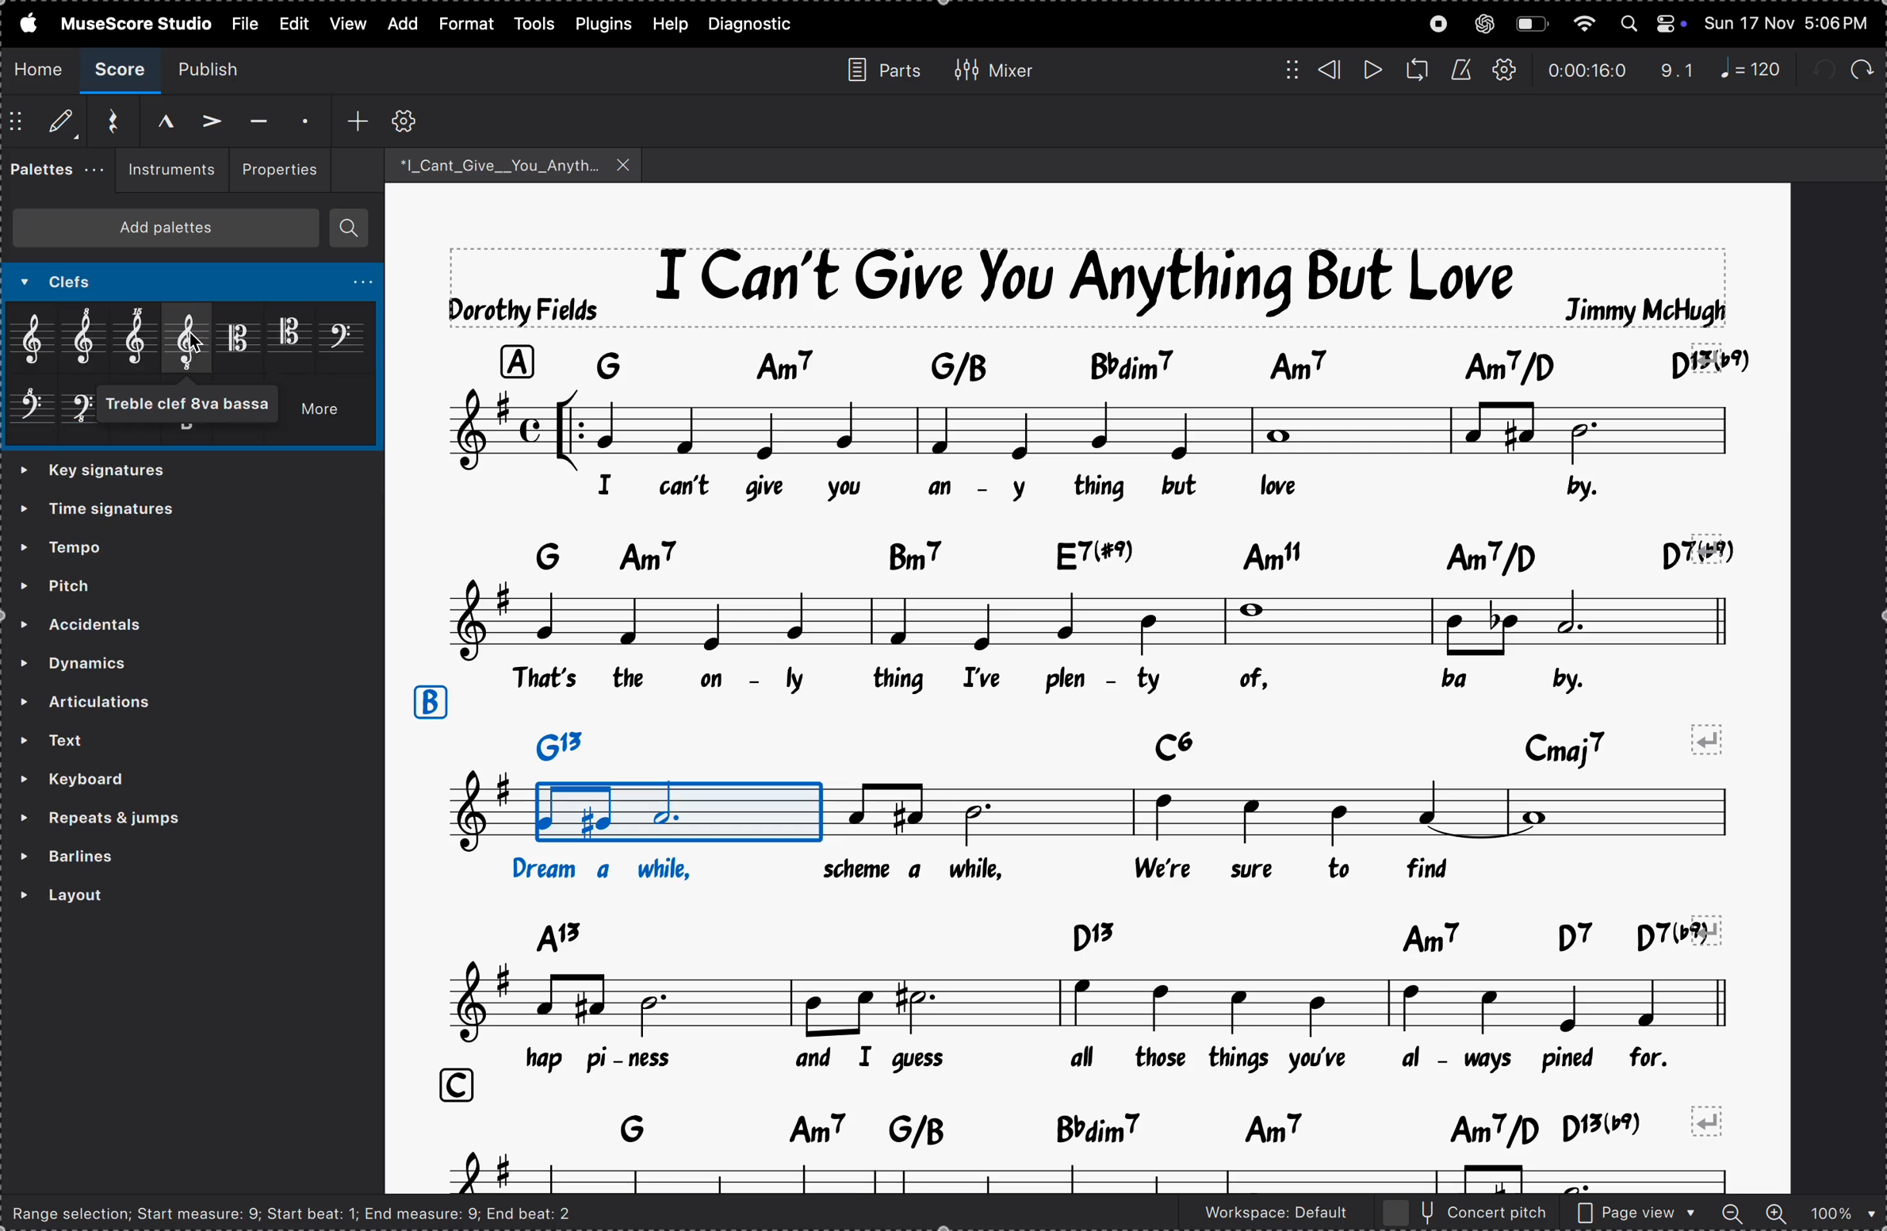  I want to click on notes, so click(1085, 1003).